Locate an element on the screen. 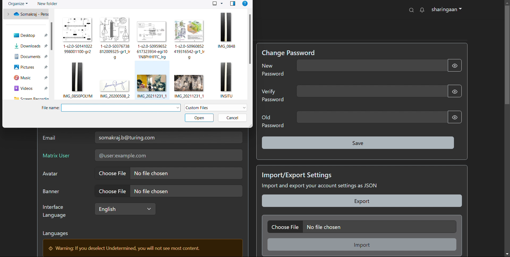 The width and height of the screenshot is (510, 257). old
Password is located at coordinates (273, 121).